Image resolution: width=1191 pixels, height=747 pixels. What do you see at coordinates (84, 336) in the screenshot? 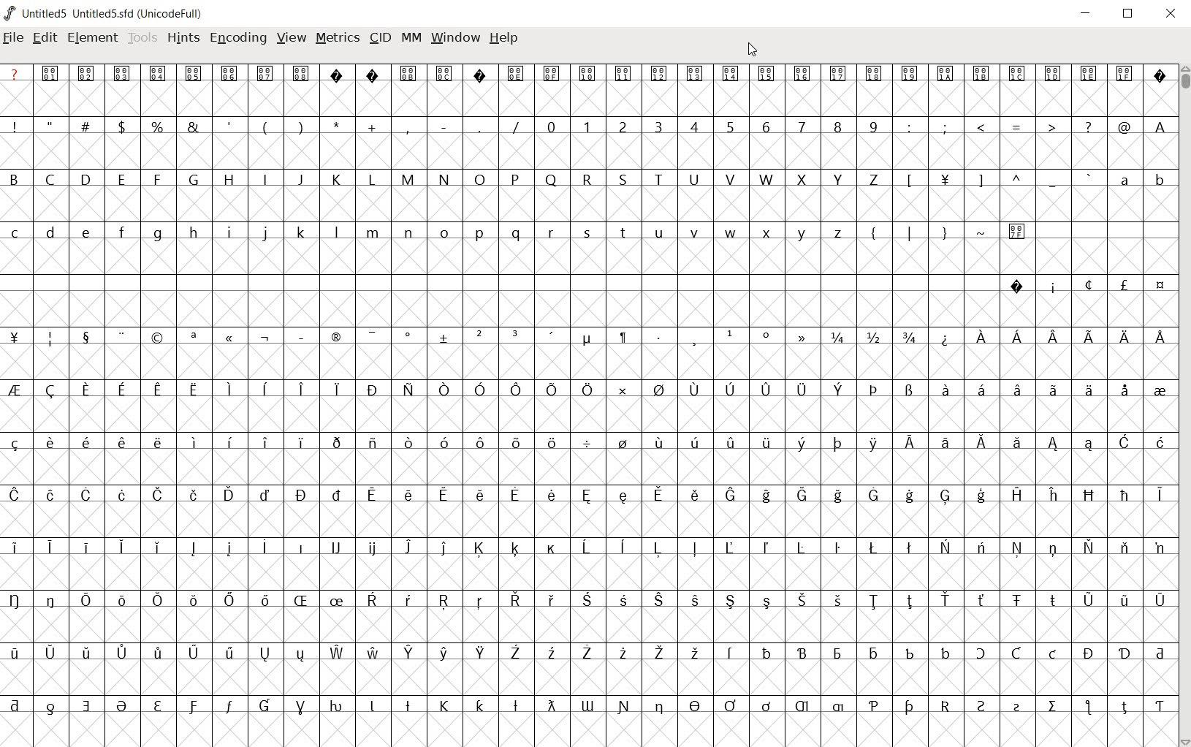
I see `Symbol` at bounding box center [84, 336].